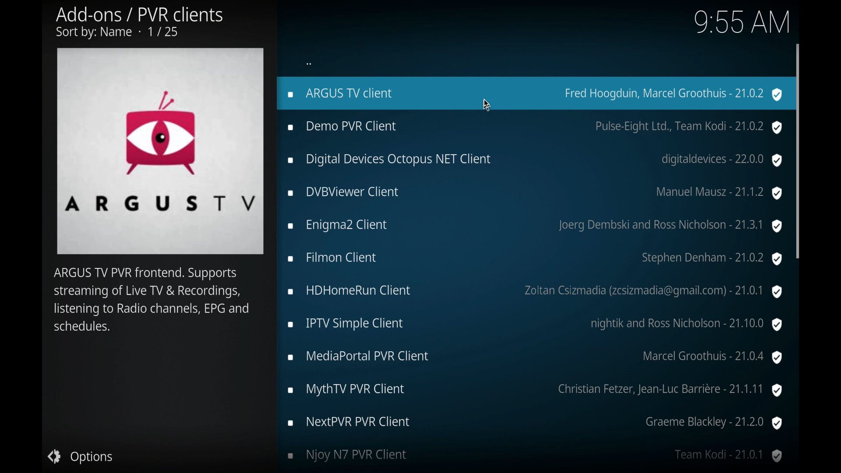 The height and width of the screenshot is (473, 841). I want to click on dot icon, so click(309, 63).